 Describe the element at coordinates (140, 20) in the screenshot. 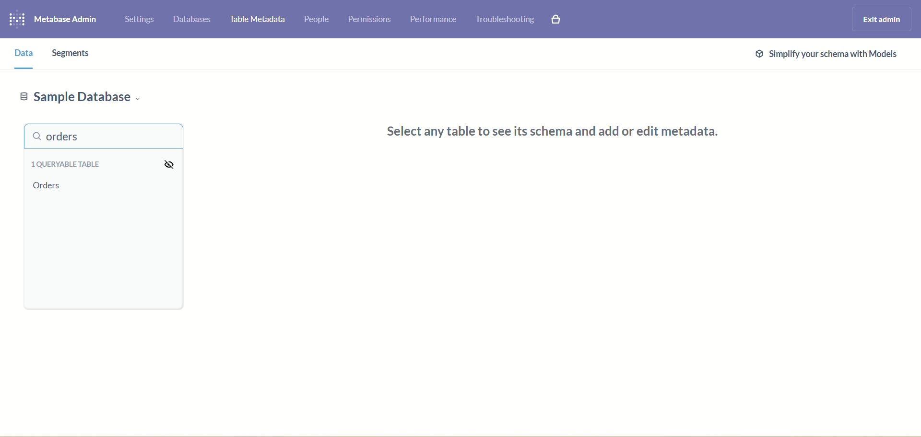

I see `settings` at that location.